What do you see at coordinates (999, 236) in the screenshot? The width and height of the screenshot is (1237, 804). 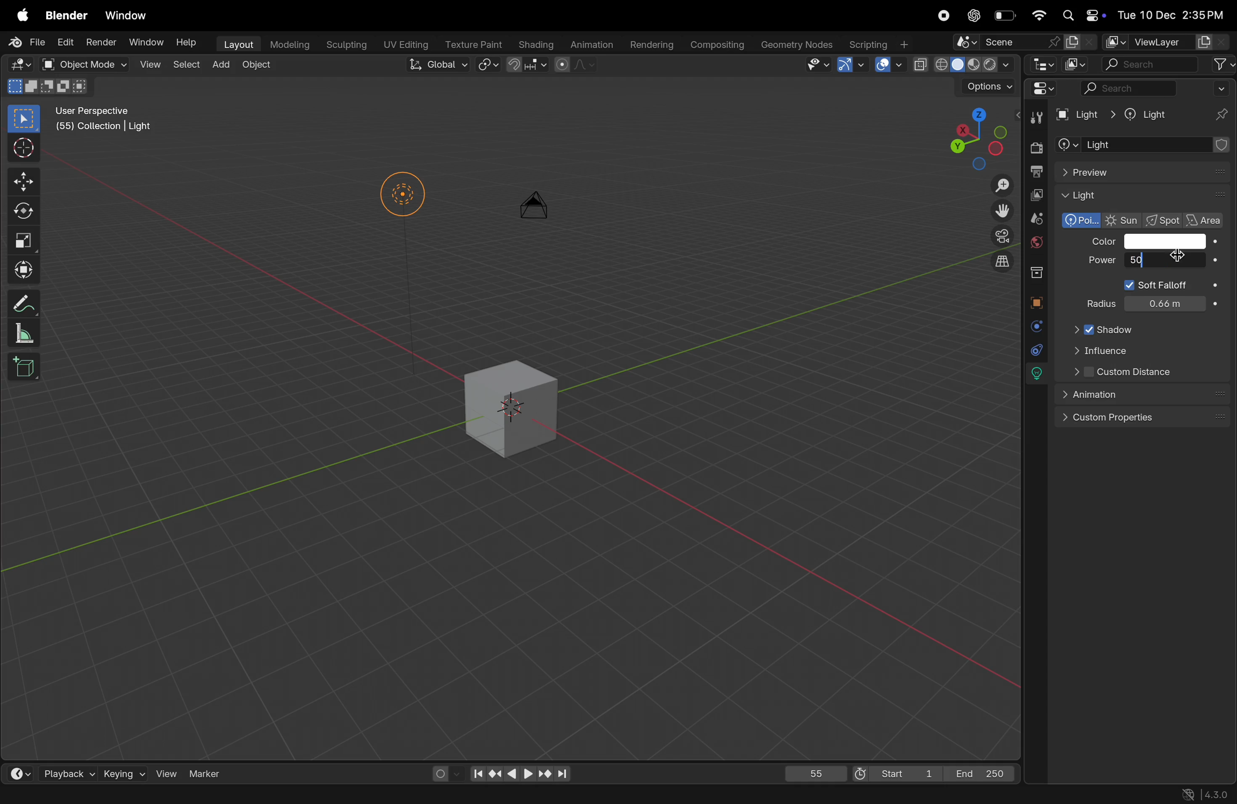 I see `camera` at bounding box center [999, 236].